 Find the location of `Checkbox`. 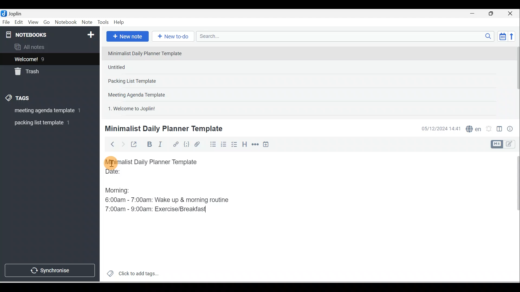

Checkbox is located at coordinates (234, 144).